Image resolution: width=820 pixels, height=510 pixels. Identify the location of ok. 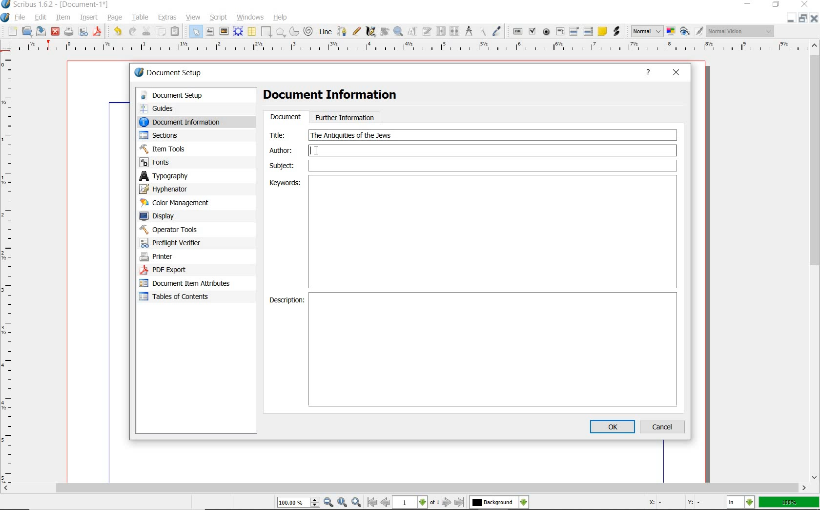
(612, 426).